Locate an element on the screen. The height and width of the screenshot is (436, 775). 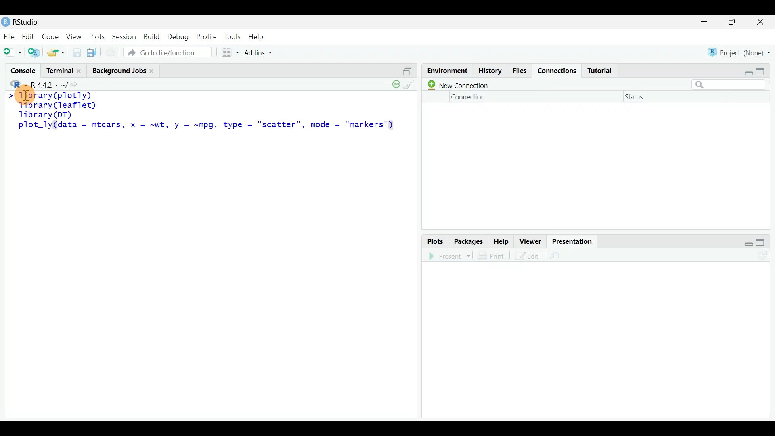
Create a project is located at coordinates (36, 52).